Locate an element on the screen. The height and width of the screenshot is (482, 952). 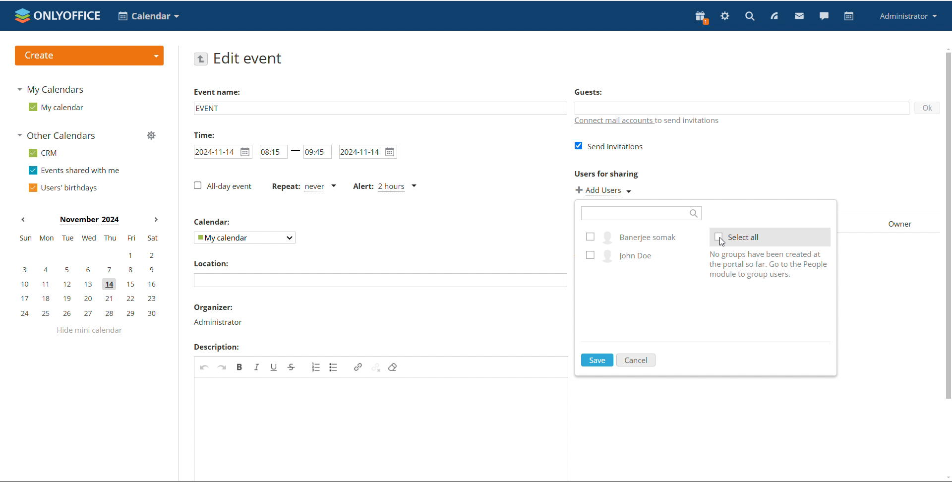
link is located at coordinates (358, 367).